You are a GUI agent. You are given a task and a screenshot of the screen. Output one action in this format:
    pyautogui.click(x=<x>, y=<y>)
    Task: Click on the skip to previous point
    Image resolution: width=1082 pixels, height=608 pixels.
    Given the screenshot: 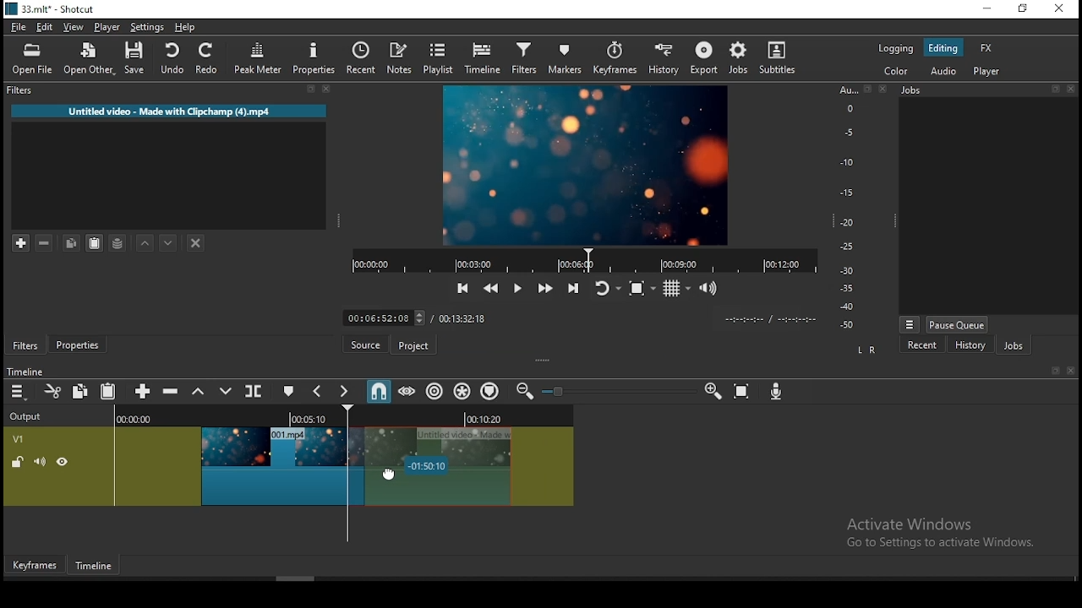 What is the action you would take?
    pyautogui.click(x=463, y=289)
    